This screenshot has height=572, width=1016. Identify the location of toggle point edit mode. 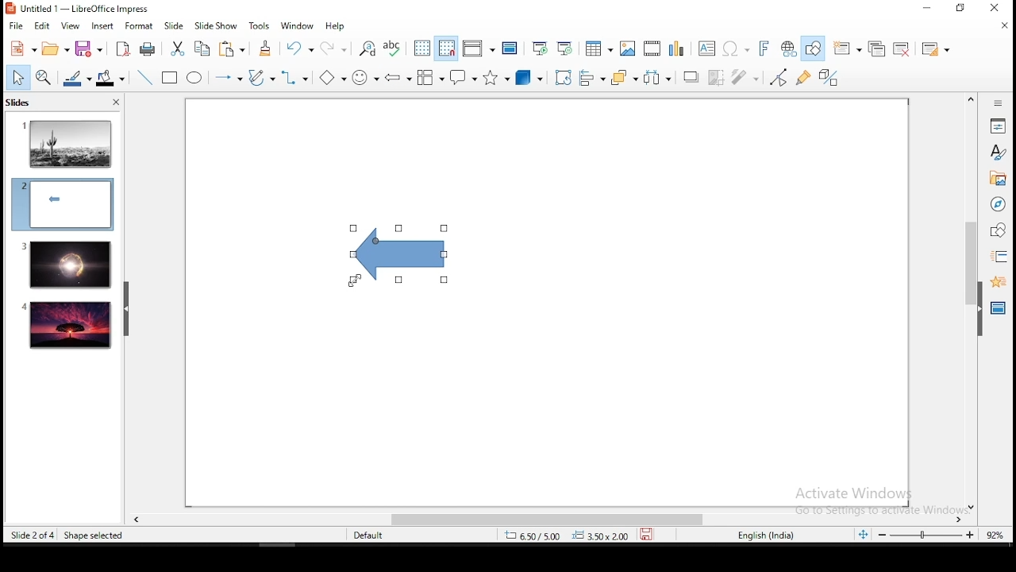
(779, 79).